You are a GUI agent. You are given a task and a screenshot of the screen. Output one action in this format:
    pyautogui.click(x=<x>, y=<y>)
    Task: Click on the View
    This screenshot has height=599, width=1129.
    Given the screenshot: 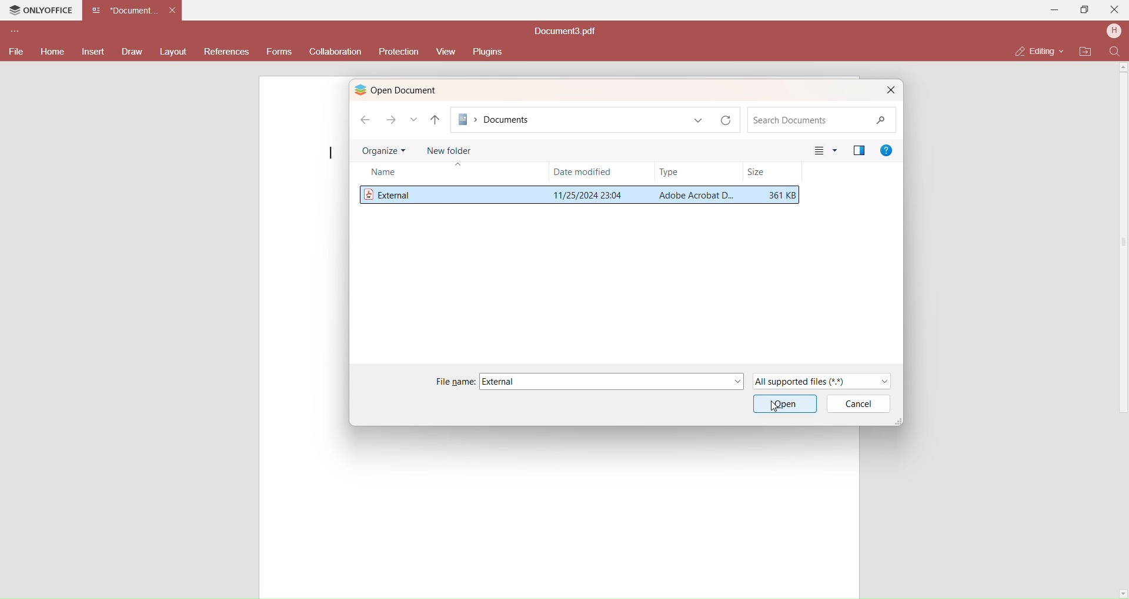 What is the action you would take?
    pyautogui.click(x=445, y=52)
    